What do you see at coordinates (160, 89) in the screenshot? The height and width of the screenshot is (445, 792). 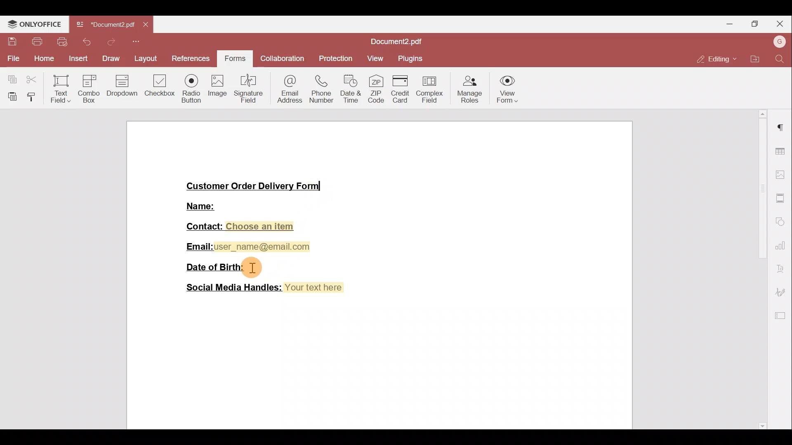 I see `Checkbox` at bounding box center [160, 89].